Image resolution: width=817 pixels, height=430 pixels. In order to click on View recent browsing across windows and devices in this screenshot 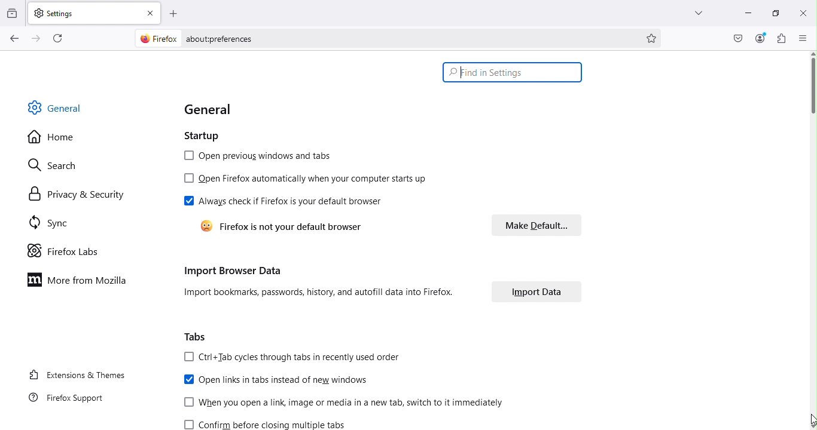, I will do `click(13, 11)`.